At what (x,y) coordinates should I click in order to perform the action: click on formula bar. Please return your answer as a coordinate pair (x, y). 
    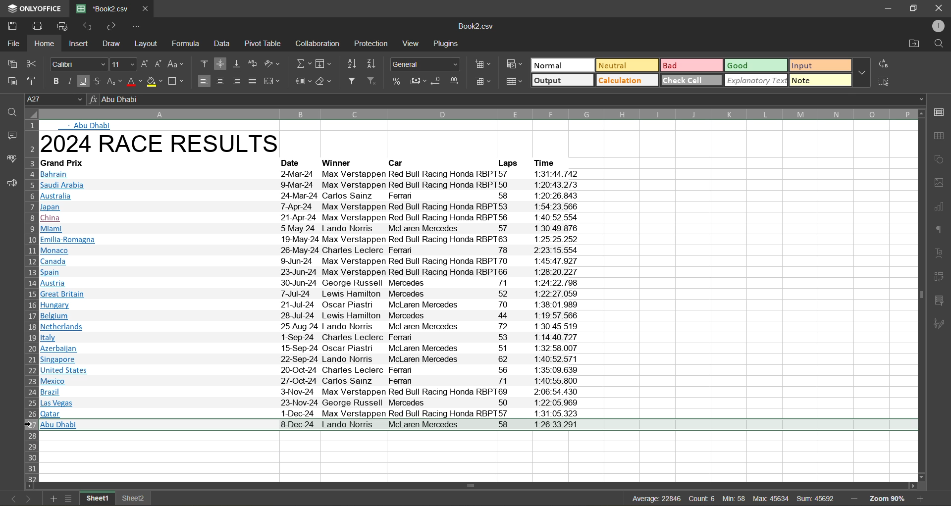
    Looking at the image, I should click on (508, 100).